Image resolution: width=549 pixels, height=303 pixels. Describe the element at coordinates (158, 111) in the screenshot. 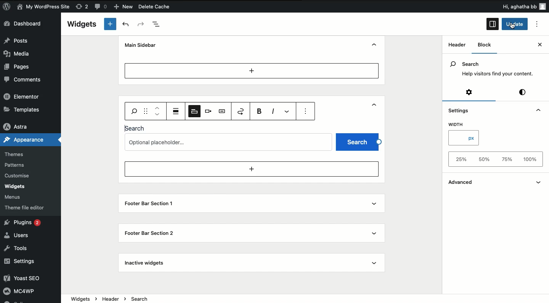

I see `Move up down` at that location.